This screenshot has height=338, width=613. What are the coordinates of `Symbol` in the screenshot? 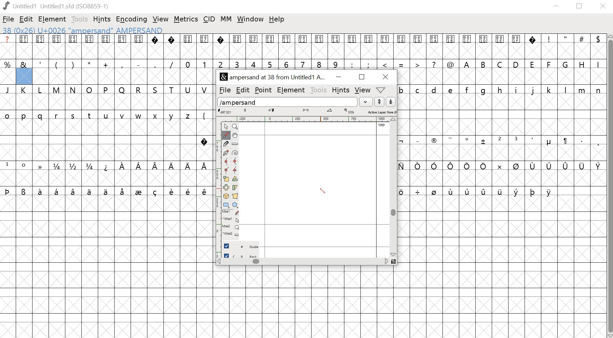 It's located at (549, 143).